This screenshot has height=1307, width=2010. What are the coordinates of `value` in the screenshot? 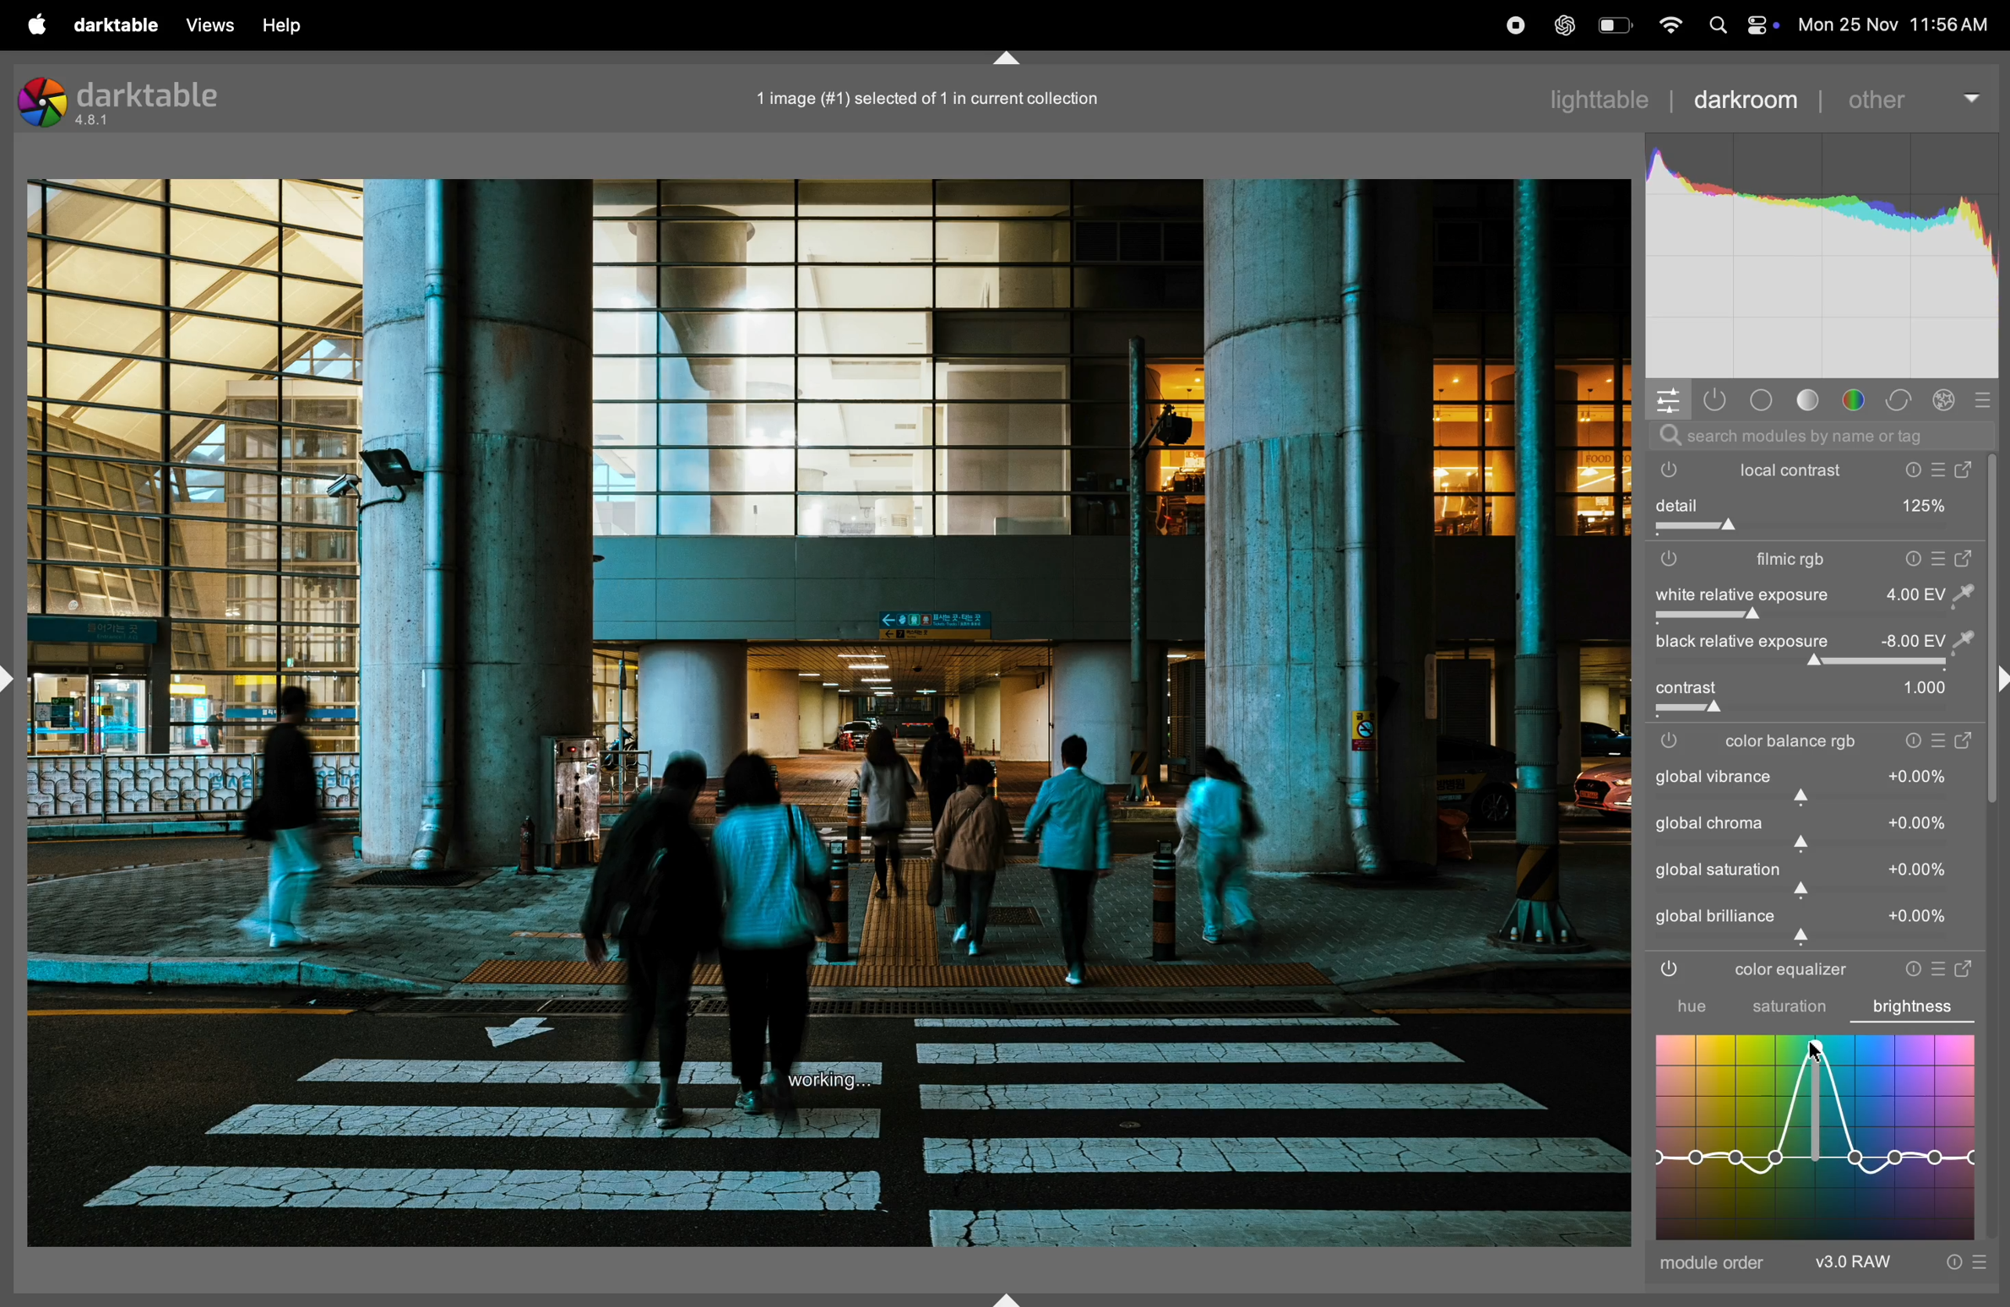 It's located at (1919, 822).